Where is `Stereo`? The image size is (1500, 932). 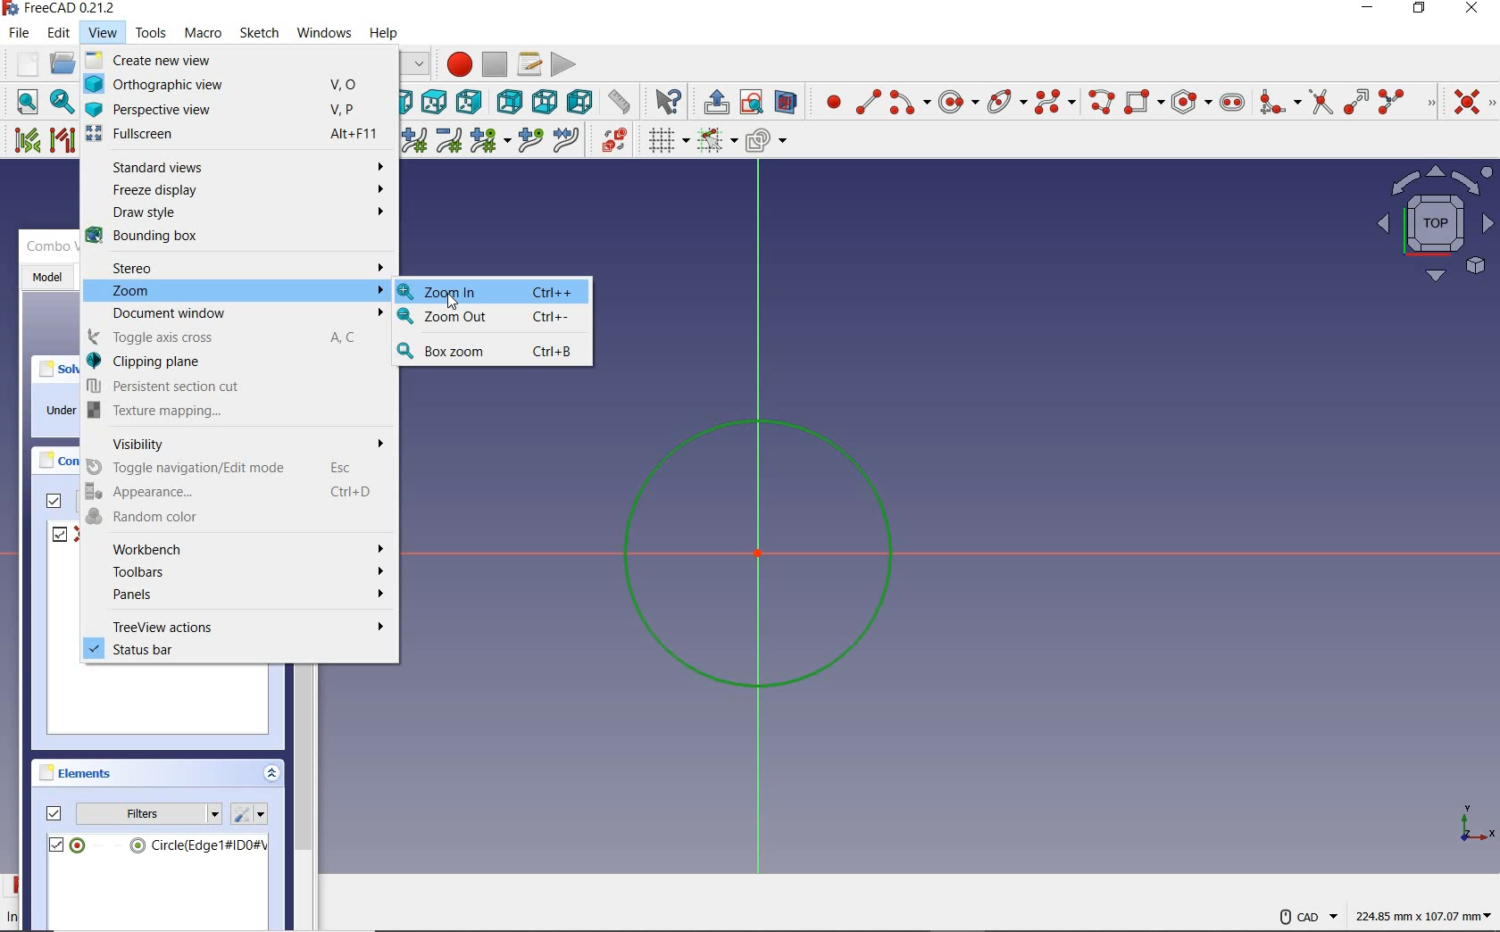
Stereo is located at coordinates (247, 266).